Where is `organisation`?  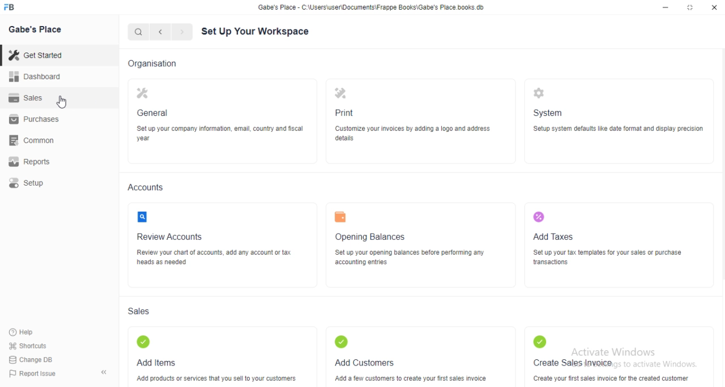 organisation is located at coordinates (152, 64).